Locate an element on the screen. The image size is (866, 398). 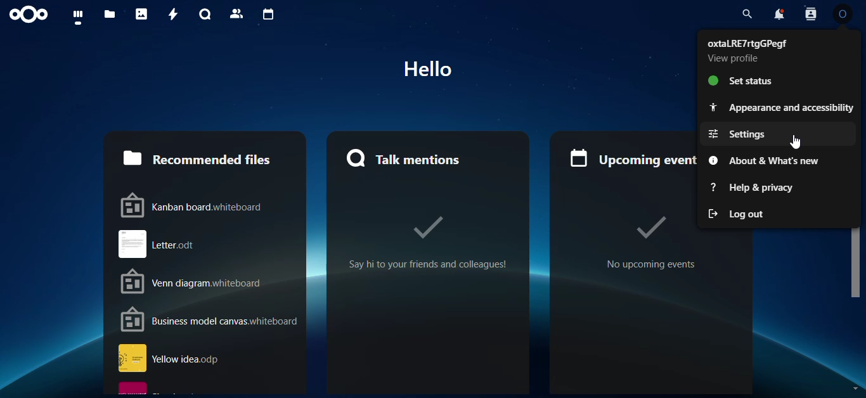
Cursor is located at coordinates (794, 142).